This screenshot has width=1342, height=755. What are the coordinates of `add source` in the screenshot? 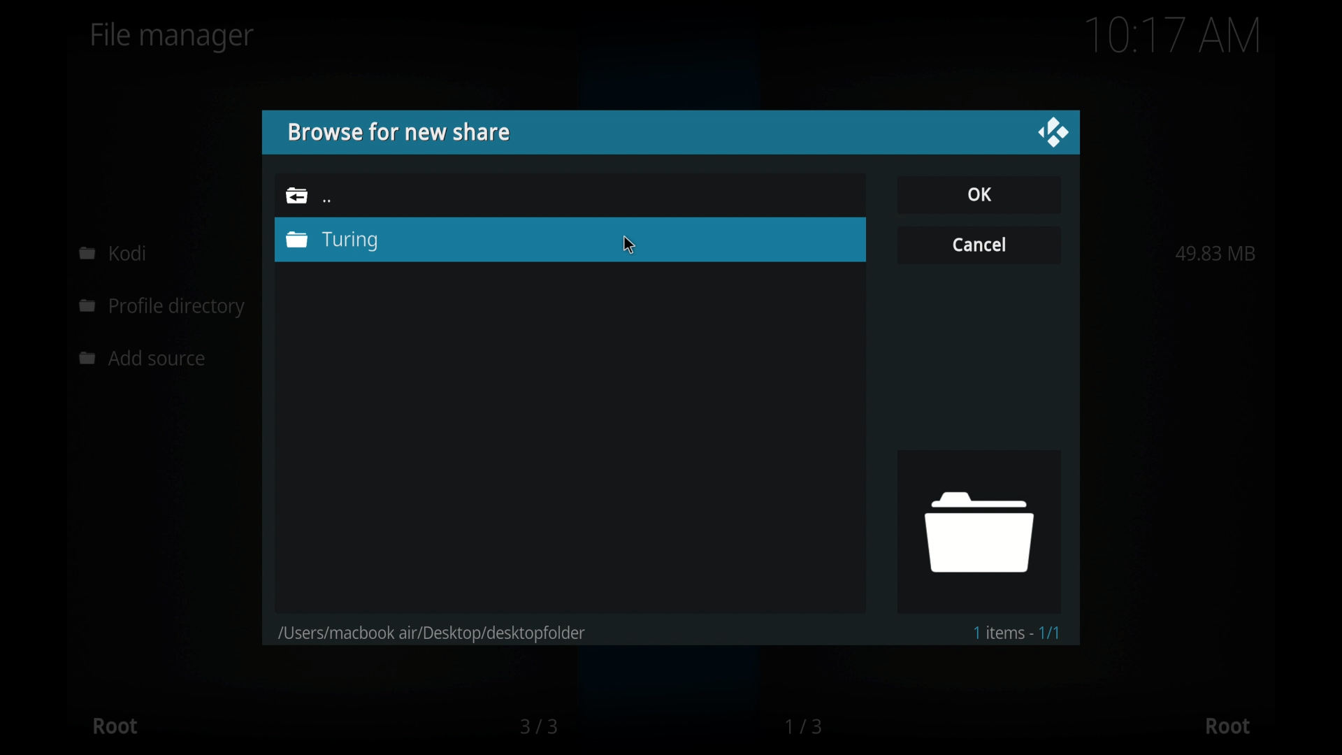 It's located at (146, 359).